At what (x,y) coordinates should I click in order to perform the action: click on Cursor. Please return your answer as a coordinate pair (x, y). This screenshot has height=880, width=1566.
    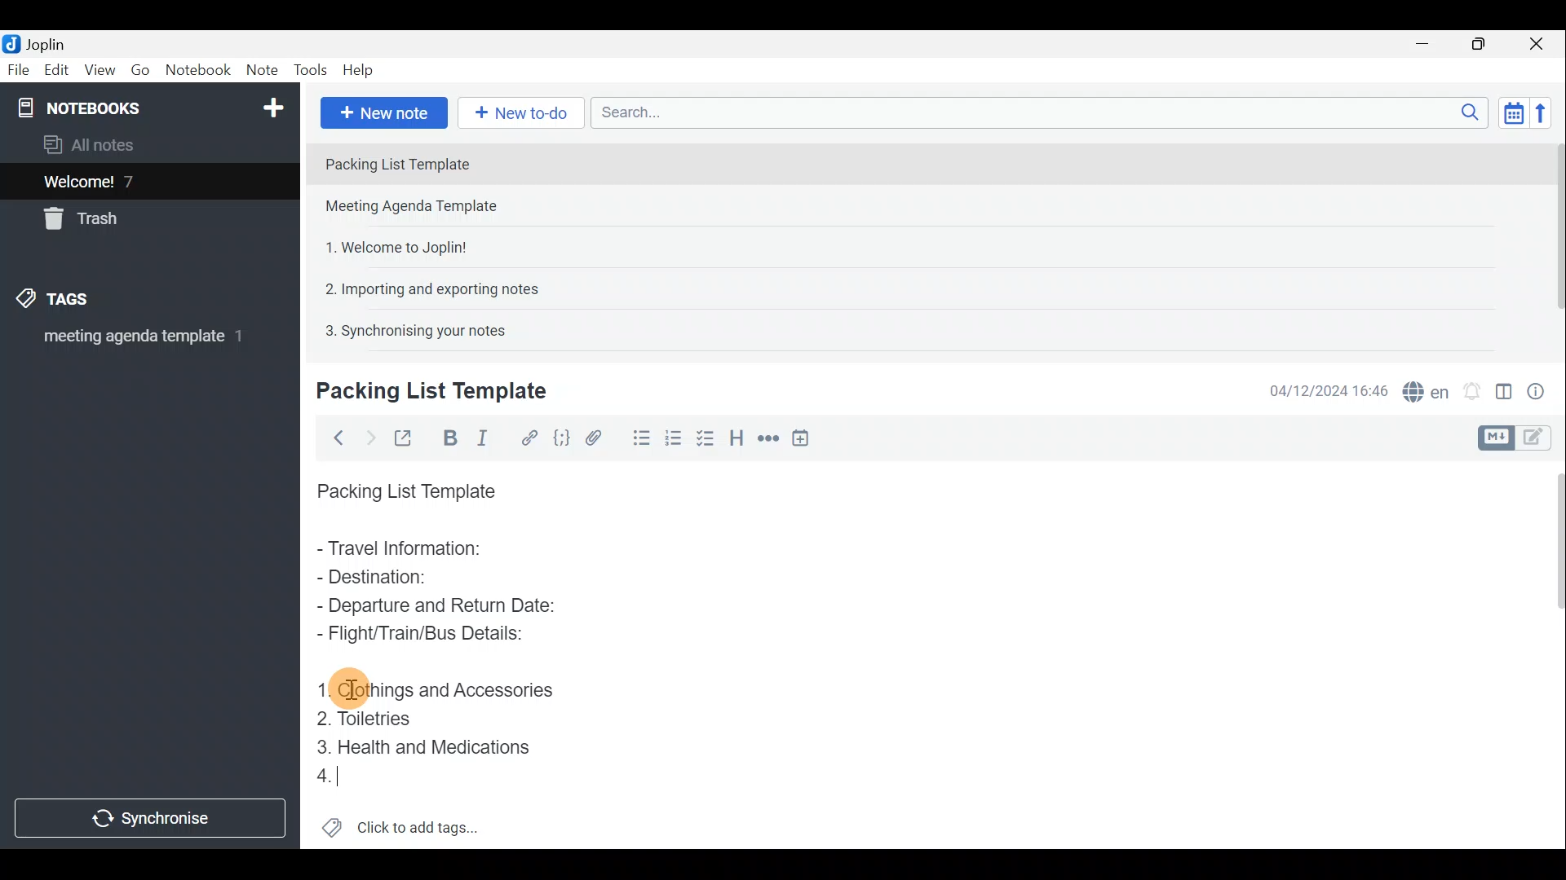
    Looking at the image, I should click on (326, 779).